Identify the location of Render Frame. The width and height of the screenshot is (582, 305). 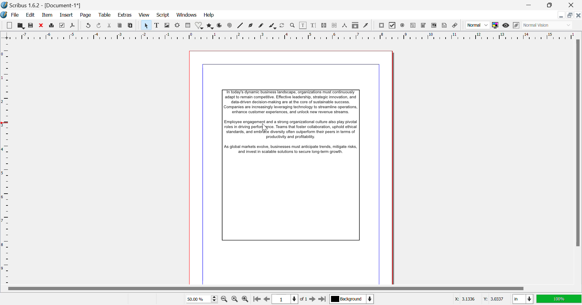
(179, 25).